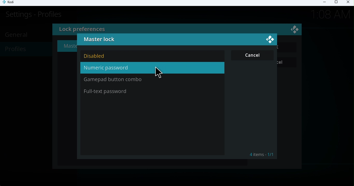 This screenshot has height=186, width=354. Describe the element at coordinates (106, 92) in the screenshot. I see `Fill-text password` at that location.